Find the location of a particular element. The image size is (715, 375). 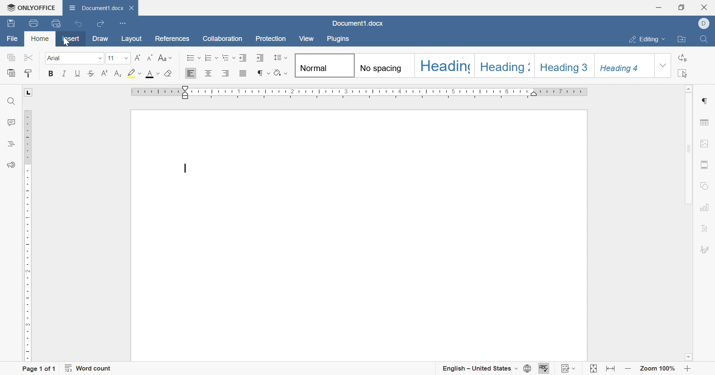

Zoom In is located at coordinates (688, 368).